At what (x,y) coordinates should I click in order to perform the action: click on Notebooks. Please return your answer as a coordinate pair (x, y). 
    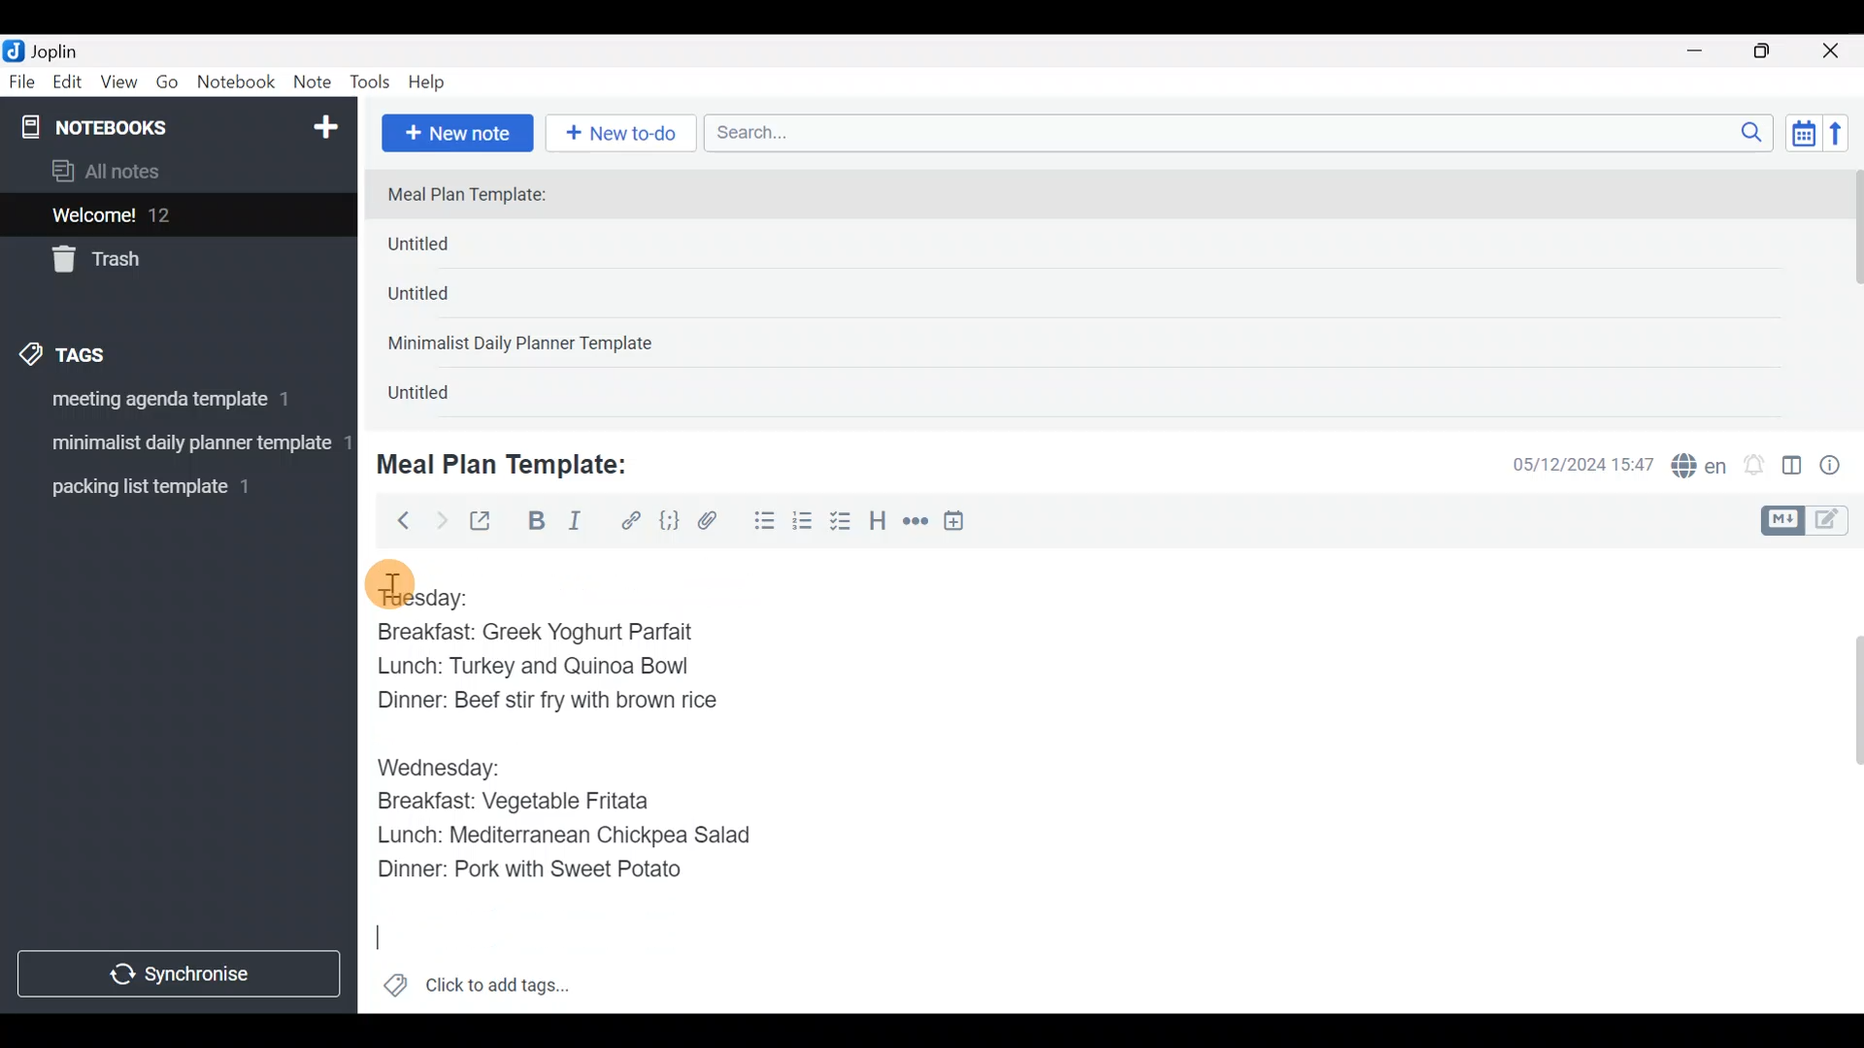
    Looking at the image, I should click on (137, 126).